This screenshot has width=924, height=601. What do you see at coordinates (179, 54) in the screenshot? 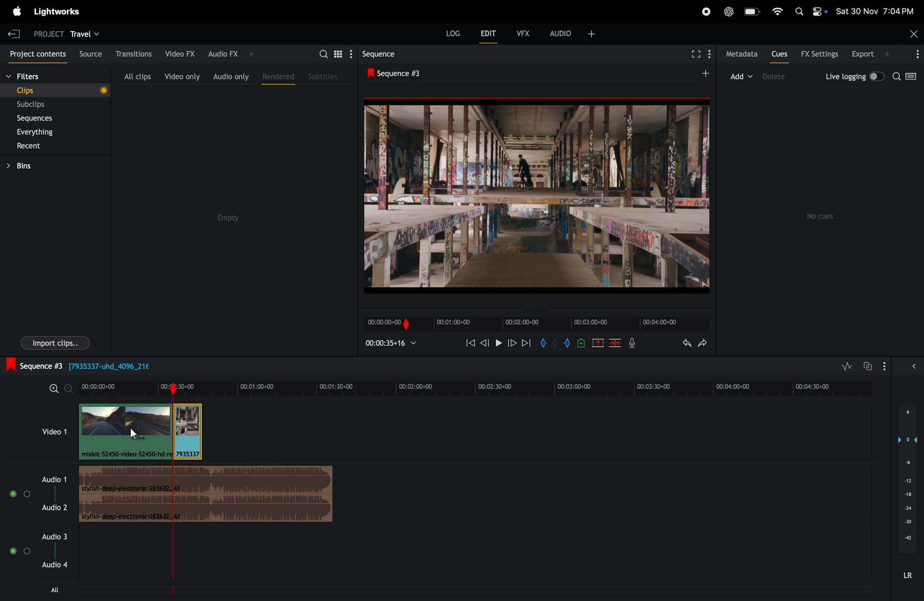
I see `video fx` at bounding box center [179, 54].